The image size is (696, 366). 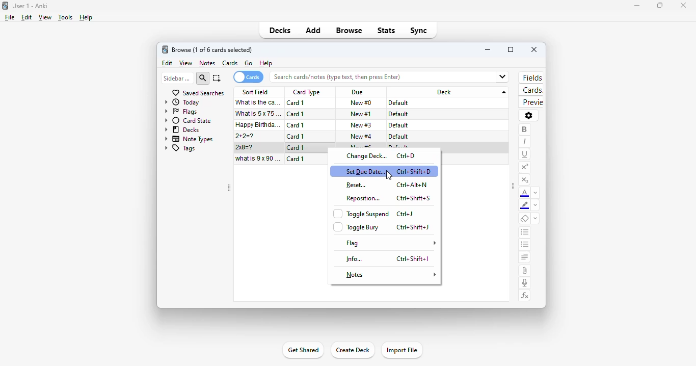 What do you see at coordinates (361, 136) in the screenshot?
I see `new #4` at bounding box center [361, 136].